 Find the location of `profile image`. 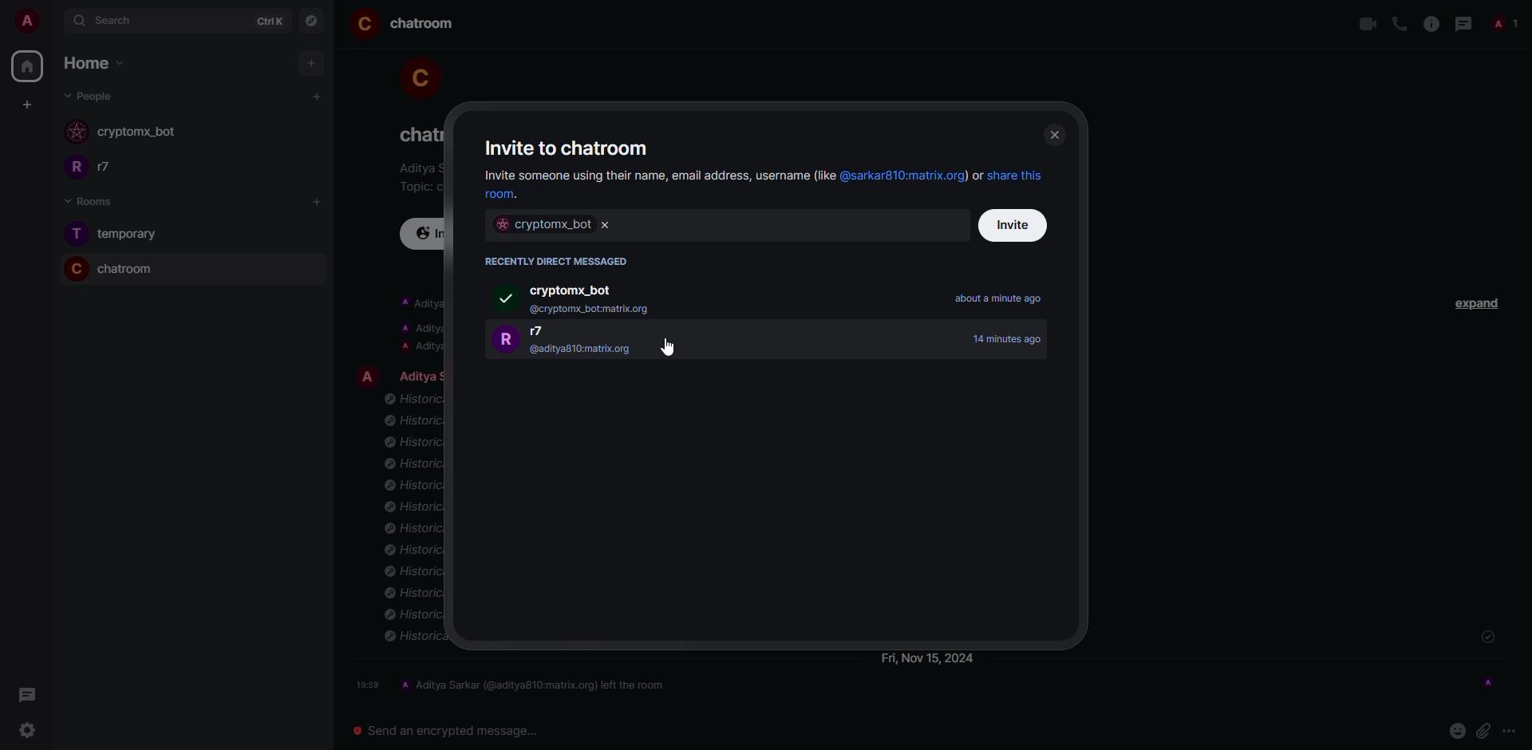

profile image is located at coordinates (77, 133).